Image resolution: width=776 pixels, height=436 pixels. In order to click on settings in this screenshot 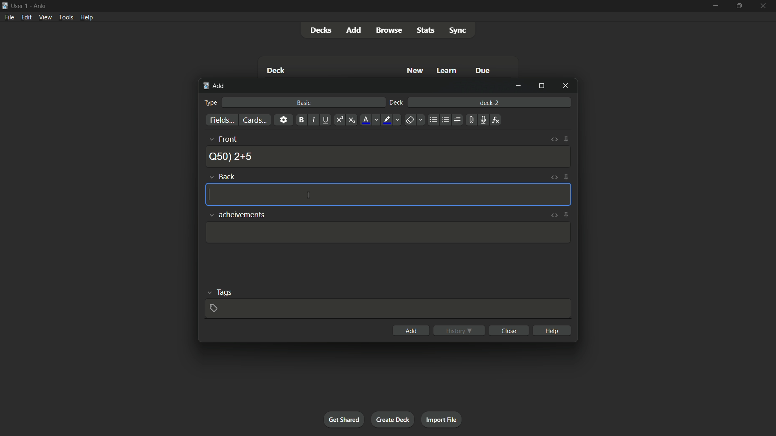, I will do `click(284, 120)`.